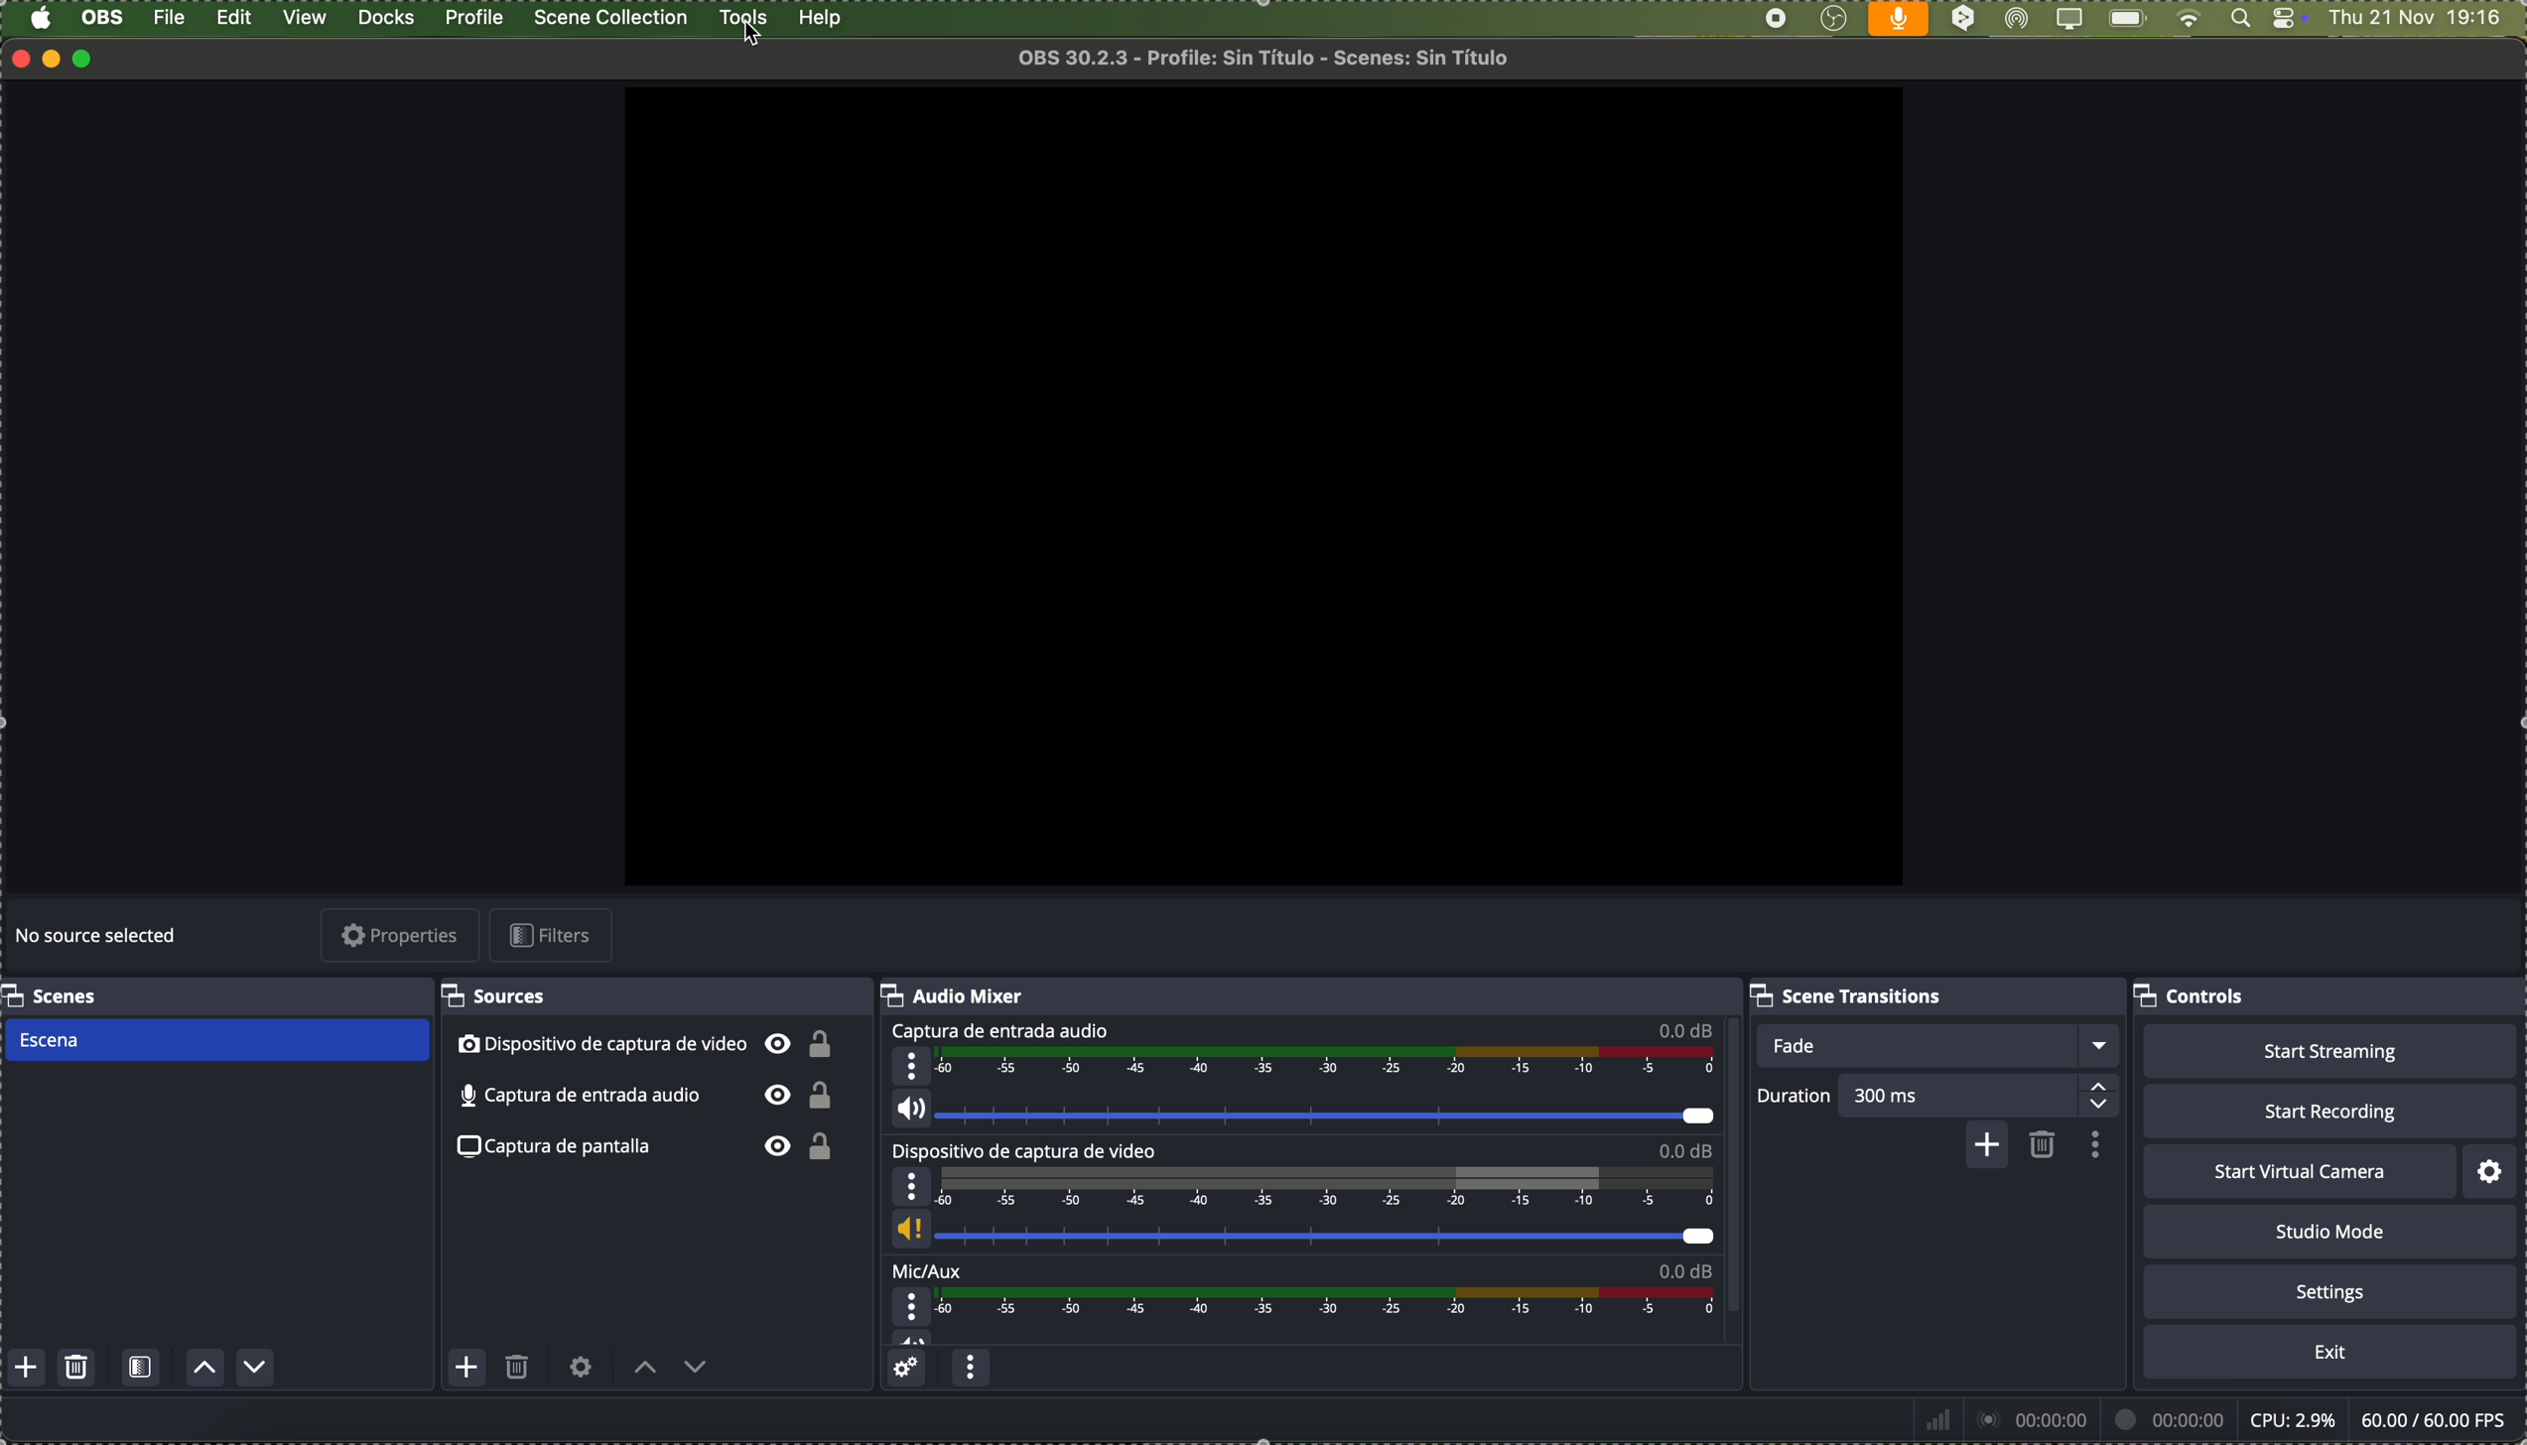 The height and width of the screenshot is (1445, 2527). Describe the element at coordinates (1296, 1304) in the screenshot. I see `Mic/Aux` at that location.